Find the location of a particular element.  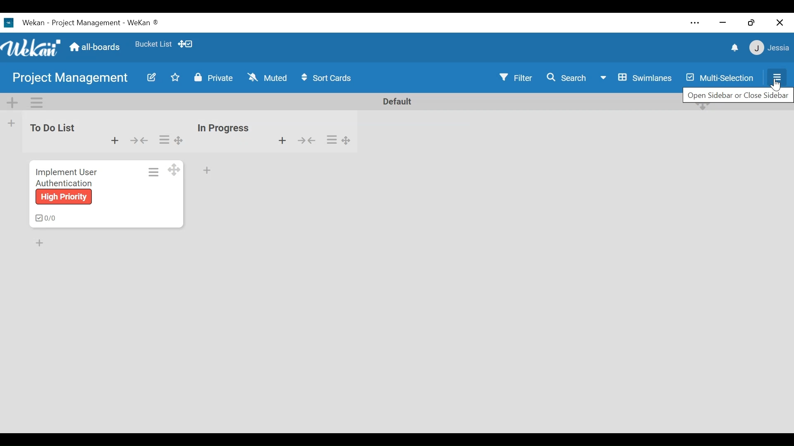

minimize is located at coordinates (722, 22).